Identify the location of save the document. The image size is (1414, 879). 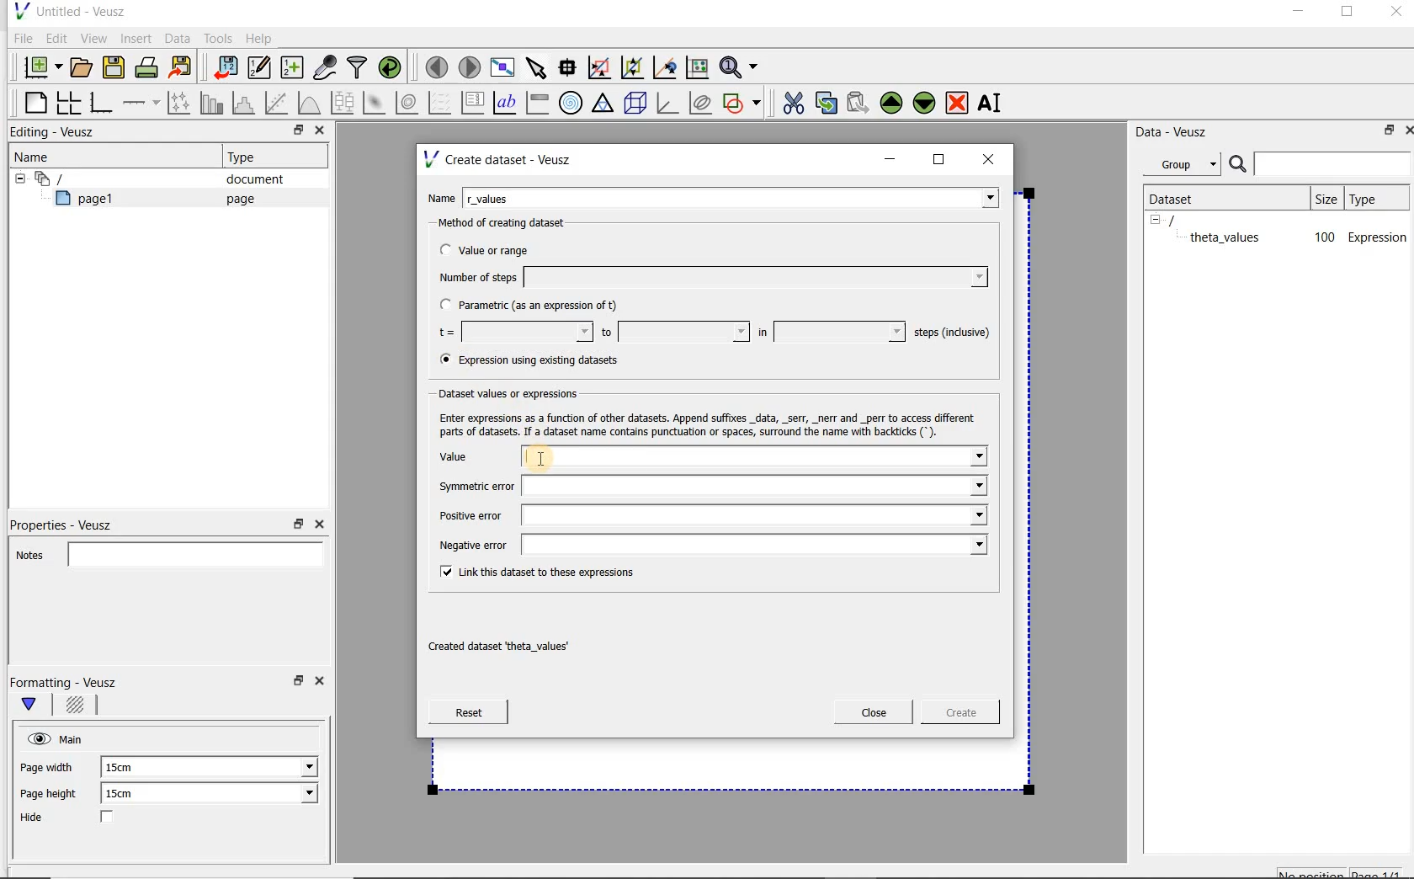
(118, 68).